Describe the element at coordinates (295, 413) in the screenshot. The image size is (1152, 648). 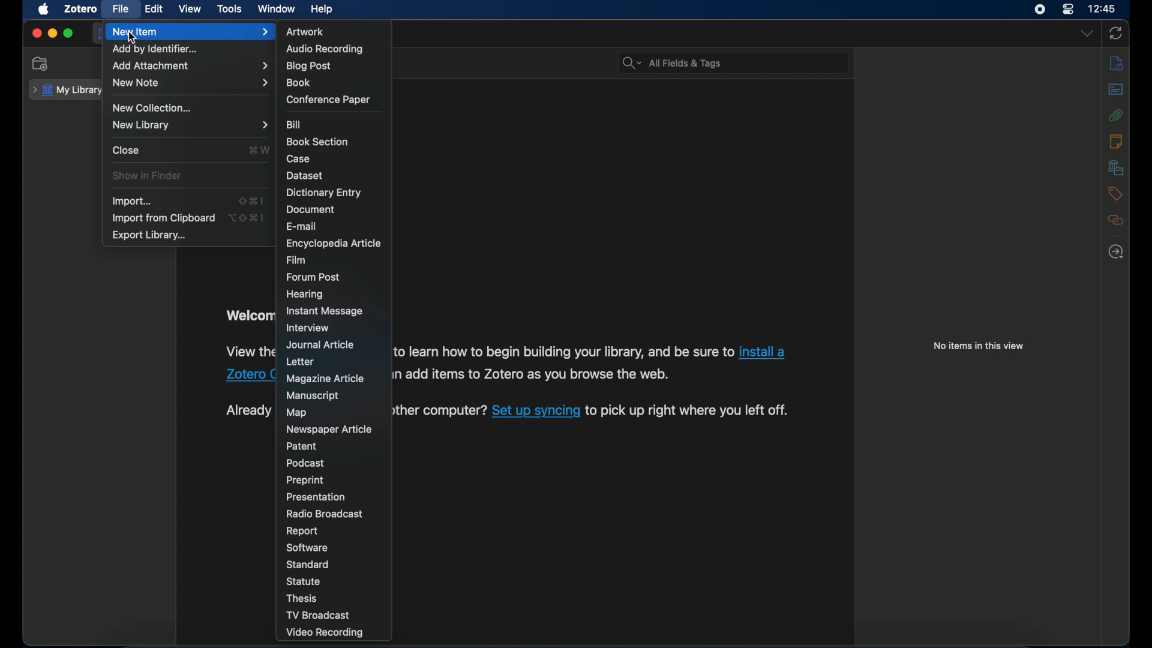
I see `map` at that location.